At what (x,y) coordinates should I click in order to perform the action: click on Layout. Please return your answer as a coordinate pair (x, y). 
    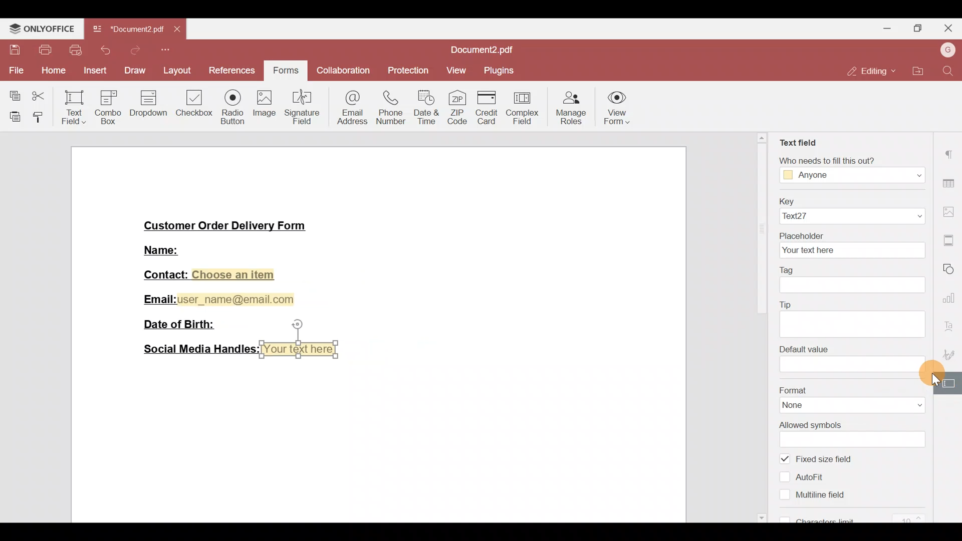
    Looking at the image, I should click on (176, 69).